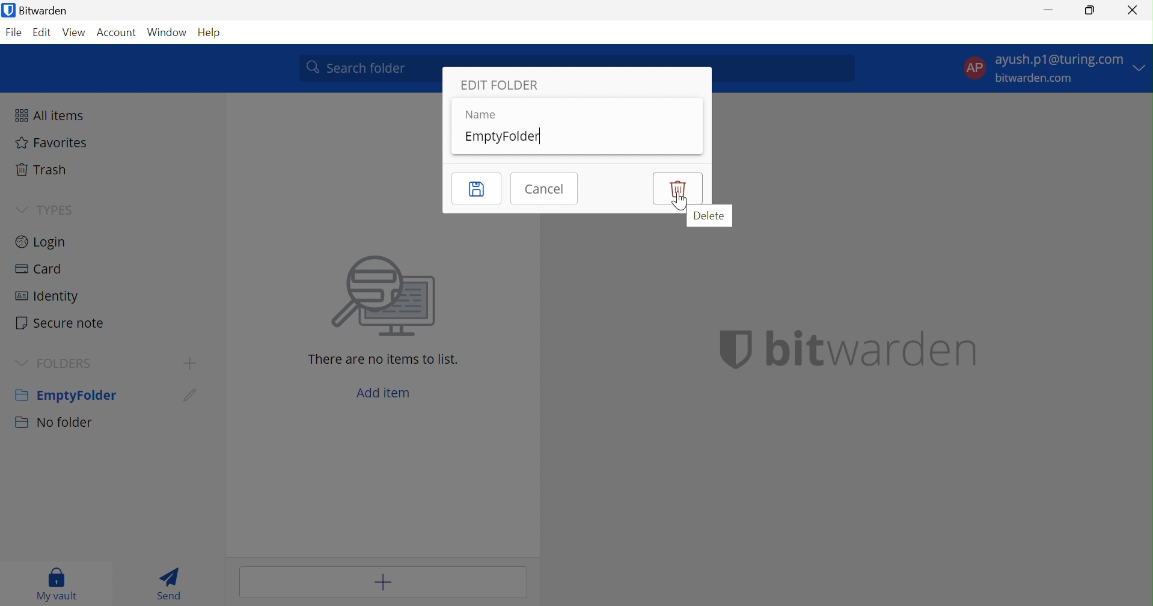 The height and width of the screenshot is (606, 1153). What do you see at coordinates (508, 138) in the screenshot?
I see `EmptyFolder` at bounding box center [508, 138].